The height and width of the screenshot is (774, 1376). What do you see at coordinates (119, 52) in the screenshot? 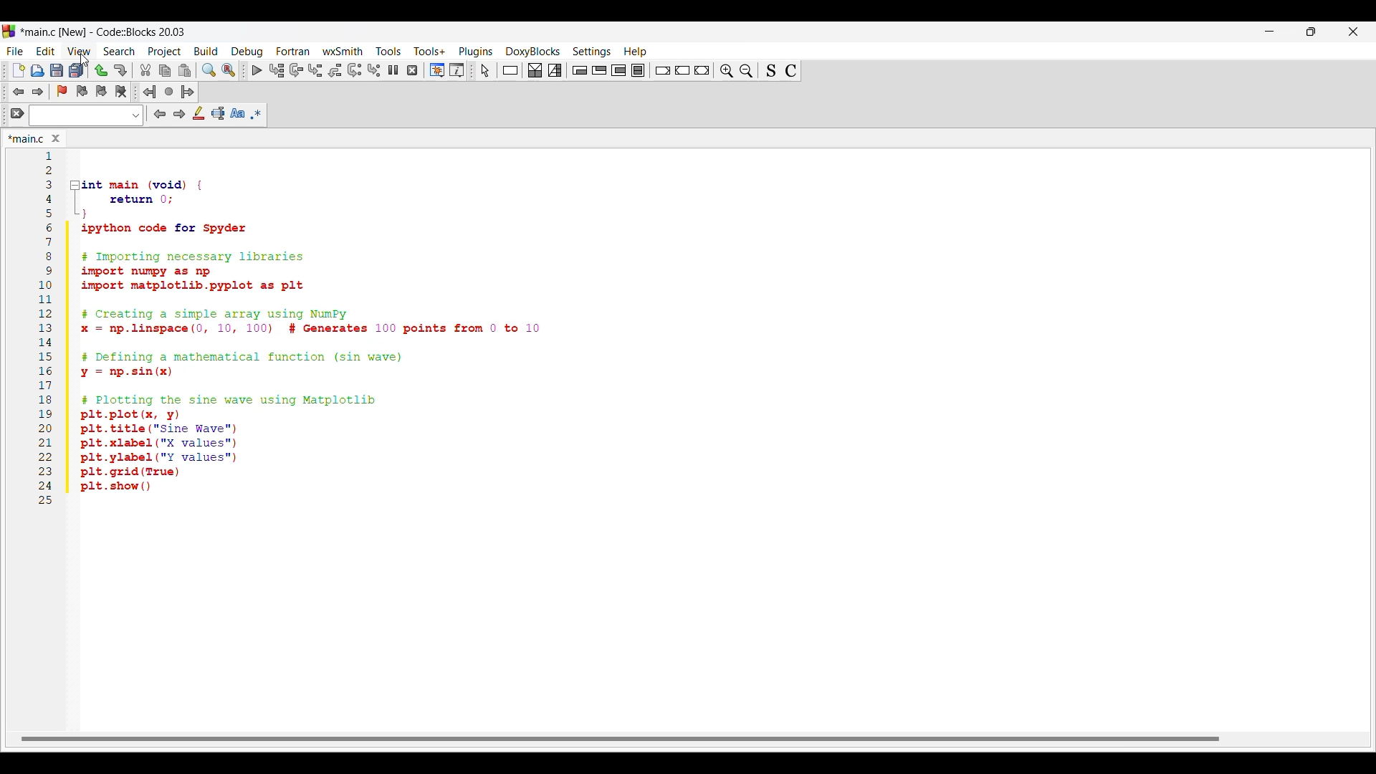
I see `Search menu` at bounding box center [119, 52].